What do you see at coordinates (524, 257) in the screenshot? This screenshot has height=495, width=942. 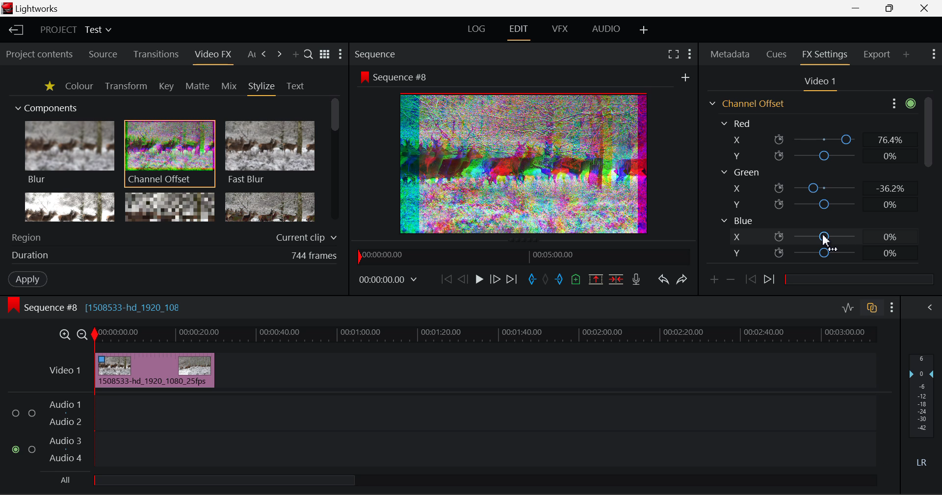 I see `Project Timeline Navigator` at bounding box center [524, 257].